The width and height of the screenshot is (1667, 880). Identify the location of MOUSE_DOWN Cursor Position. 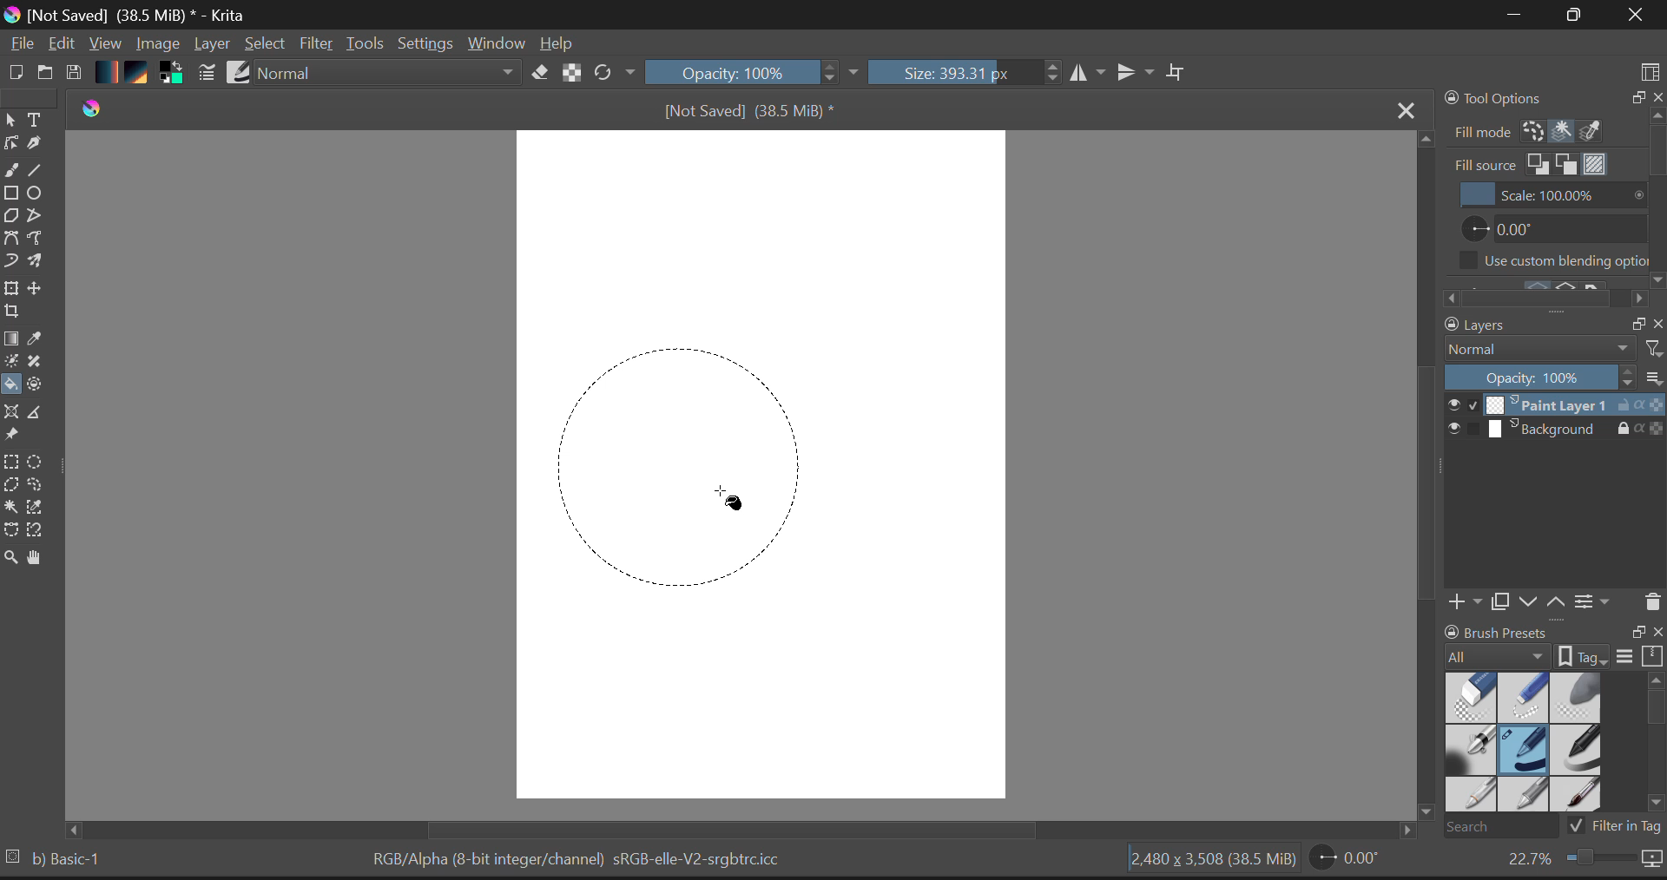
(569, 362).